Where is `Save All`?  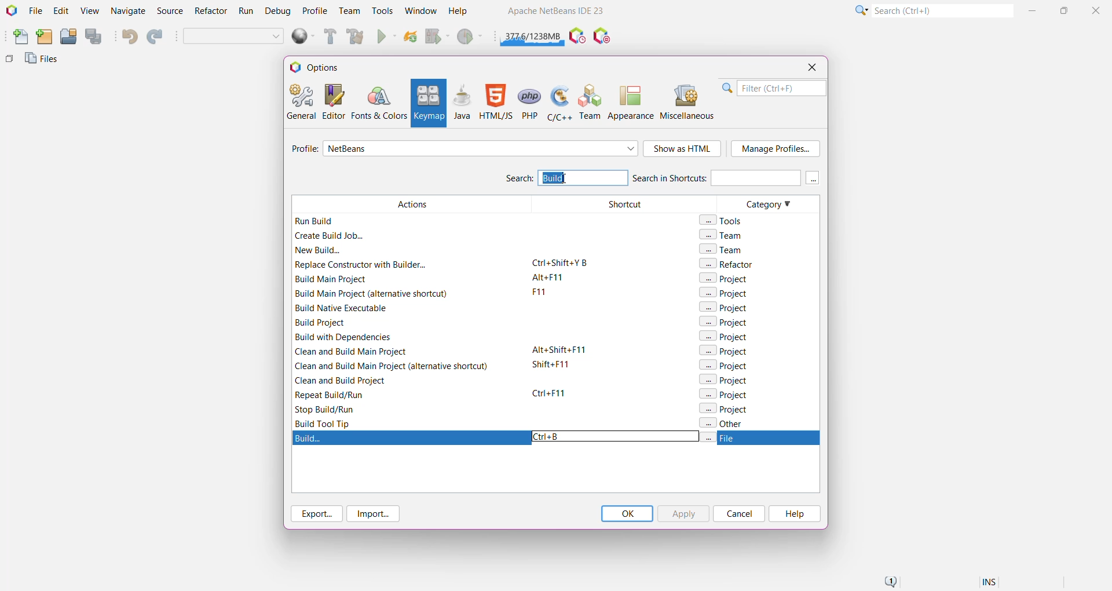
Save All is located at coordinates (94, 37).